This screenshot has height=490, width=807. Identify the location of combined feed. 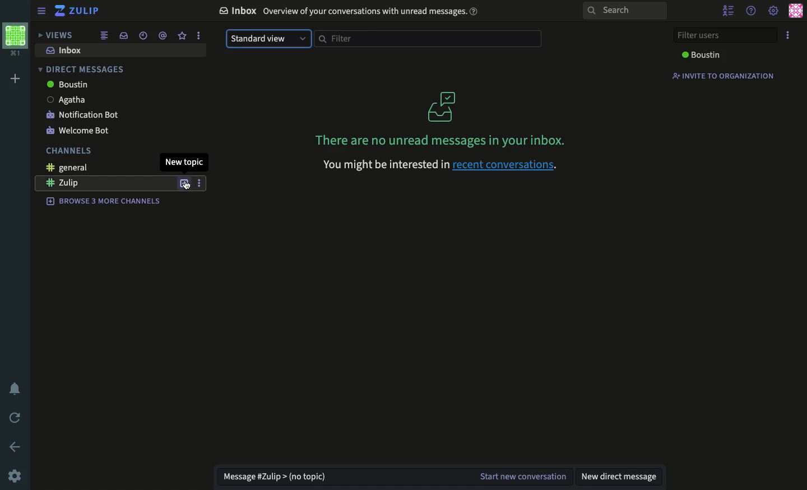
(104, 36).